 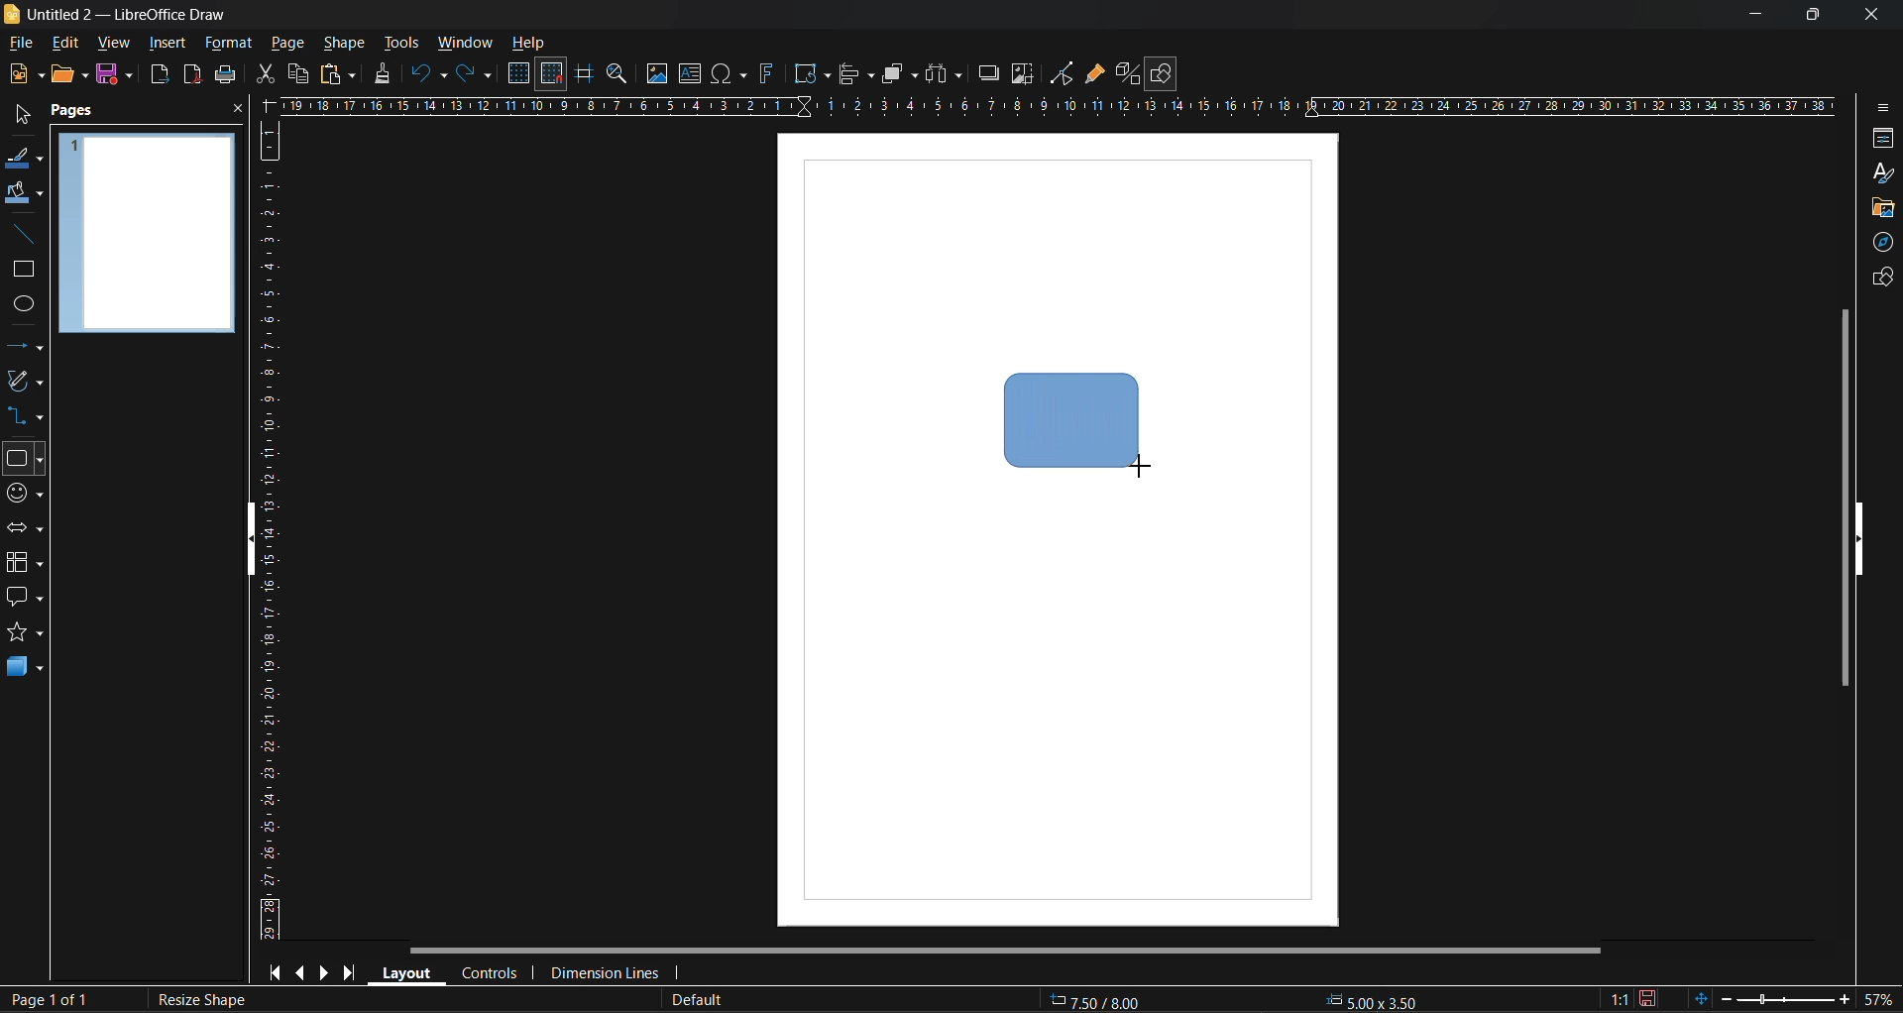 What do you see at coordinates (161, 77) in the screenshot?
I see `export` at bounding box center [161, 77].